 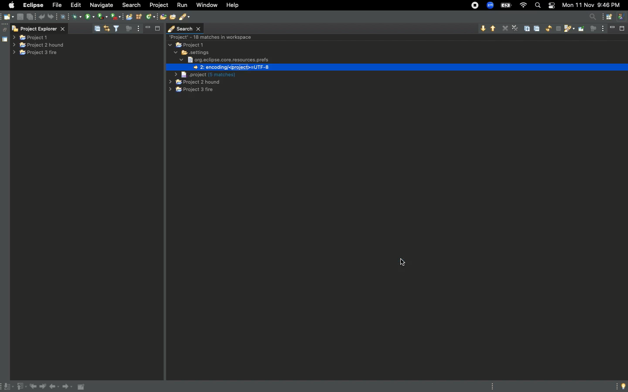 What do you see at coordinates (97, 27) in the screenshot?
I see `collapse all` at bounding box center [97, 27].